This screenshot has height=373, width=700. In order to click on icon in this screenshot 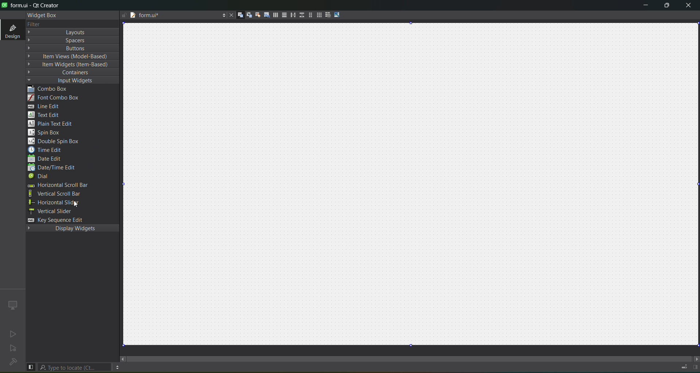, I will do `click(12, 304)`.